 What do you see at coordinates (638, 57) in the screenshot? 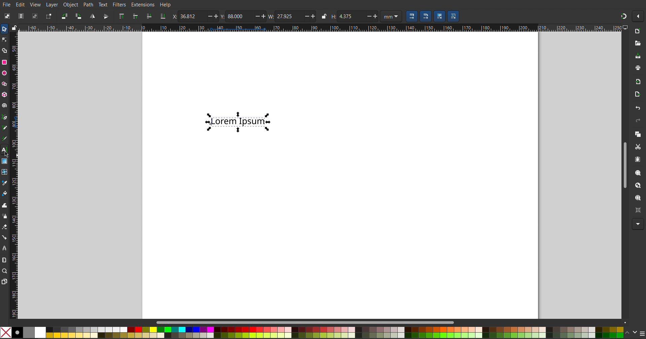
I see `Save` at bounding box center [638, 57].